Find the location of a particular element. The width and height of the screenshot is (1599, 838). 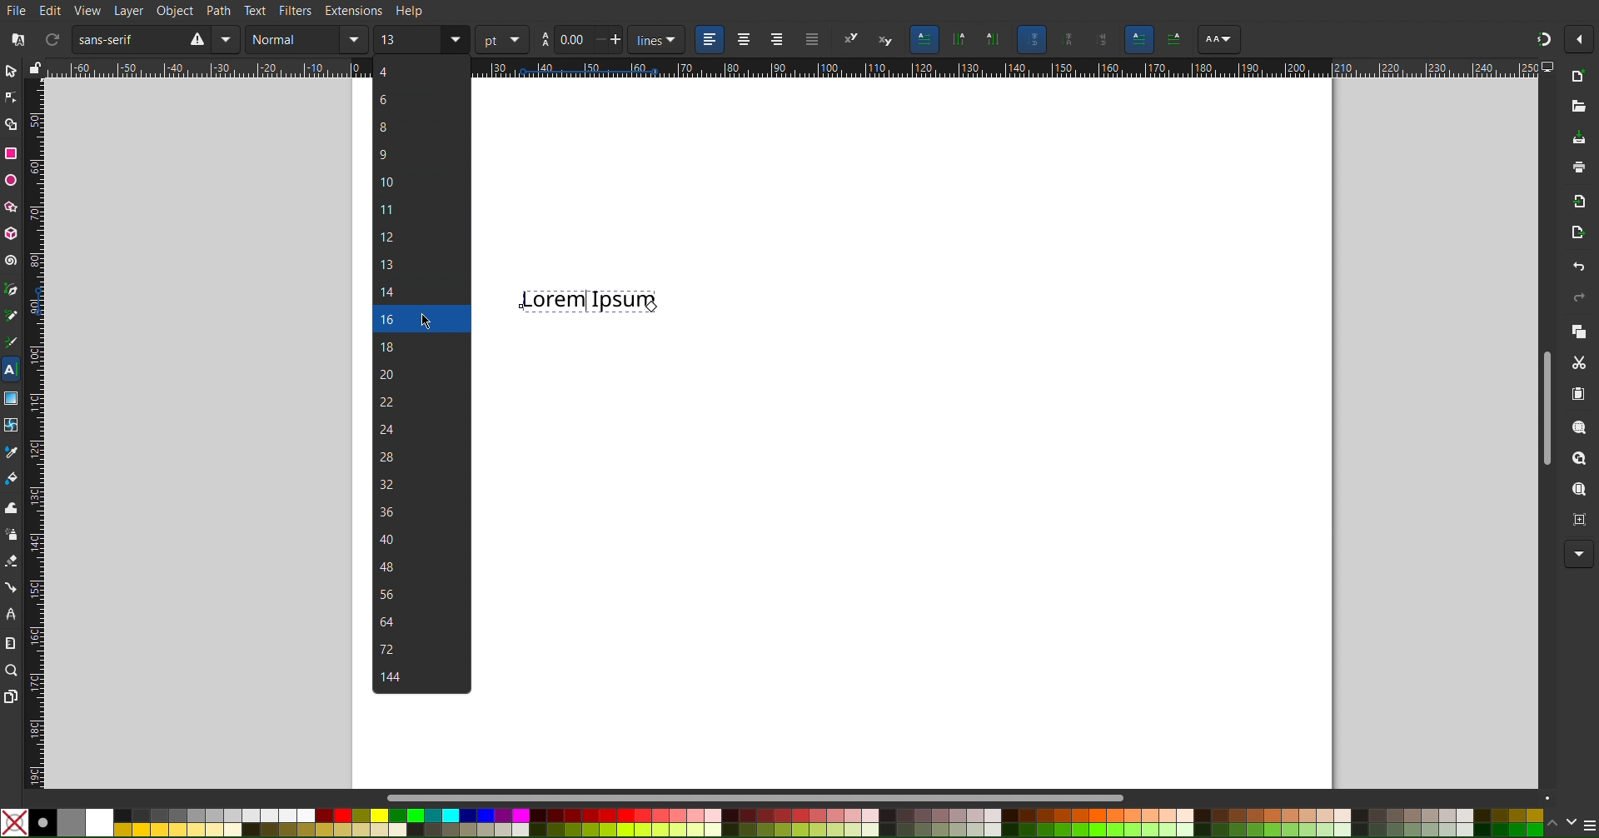

normal menu is located at coordinates (354, 39).